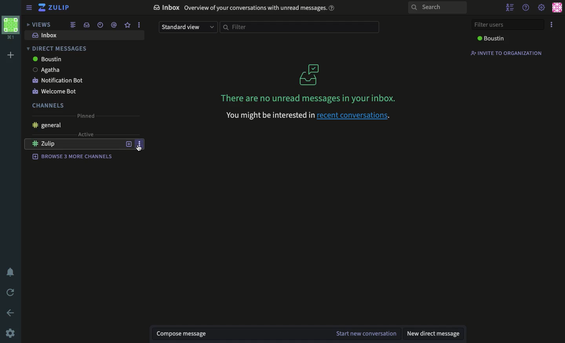 The height and width of the screenshot is (343, 565). What do you see at coordinates (59, 80) in the screenshot?
I see `notification bot` at bounding box center [59, 80].